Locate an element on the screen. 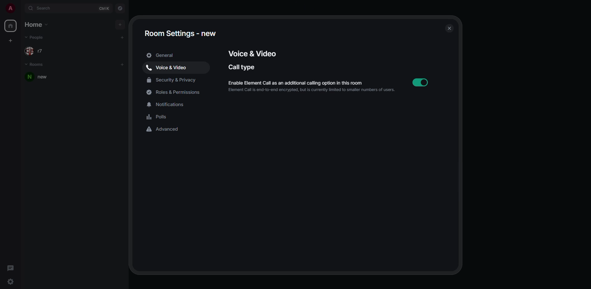 The image size is (591, 289). navigator is located at coordinates (119, 8).